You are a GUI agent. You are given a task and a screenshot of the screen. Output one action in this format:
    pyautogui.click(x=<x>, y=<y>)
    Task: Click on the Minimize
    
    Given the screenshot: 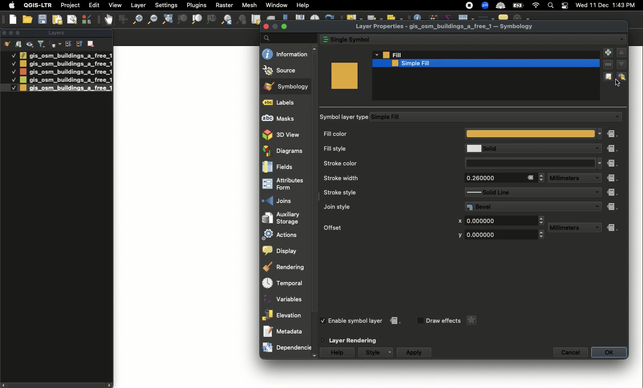 What is the action you would take?
    pyautogui.click(x=275, y=26)
    